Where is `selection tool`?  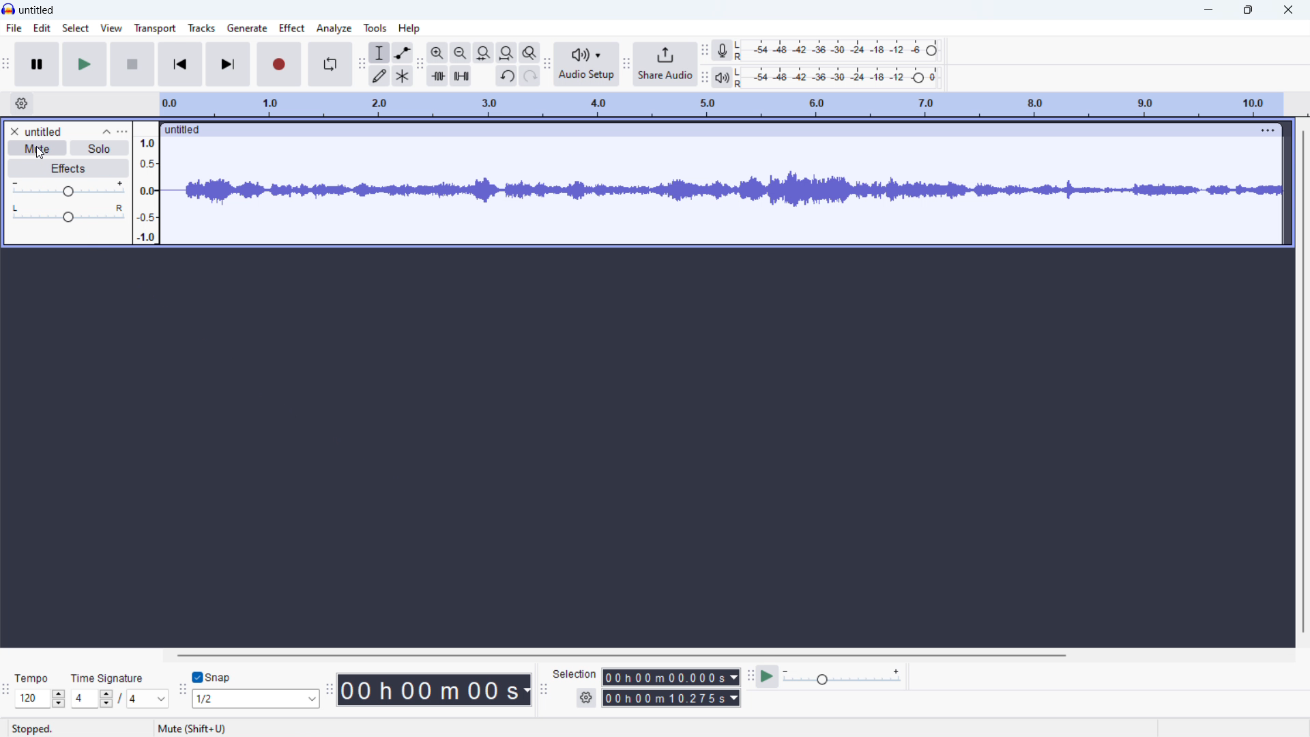
selection tool is located at coordinates (379, 53).